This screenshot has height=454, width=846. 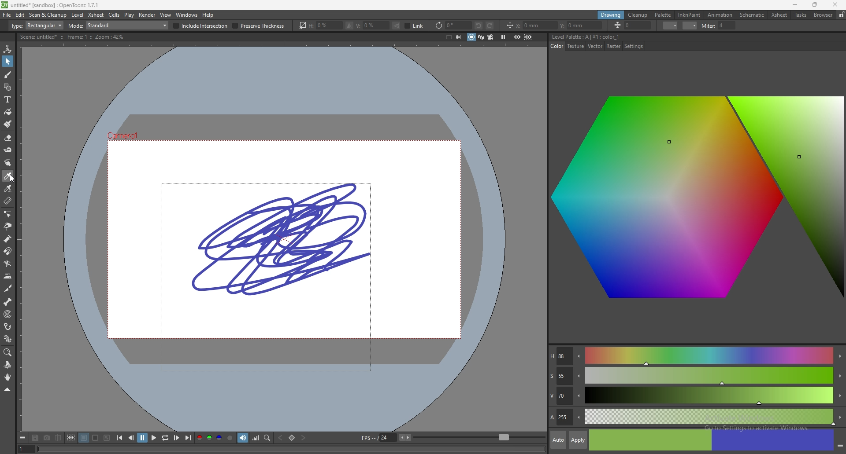 What do you see at coordinates (8, 353) in the screenshot?
I see `zoom tool` at bounding box center [8, 353].